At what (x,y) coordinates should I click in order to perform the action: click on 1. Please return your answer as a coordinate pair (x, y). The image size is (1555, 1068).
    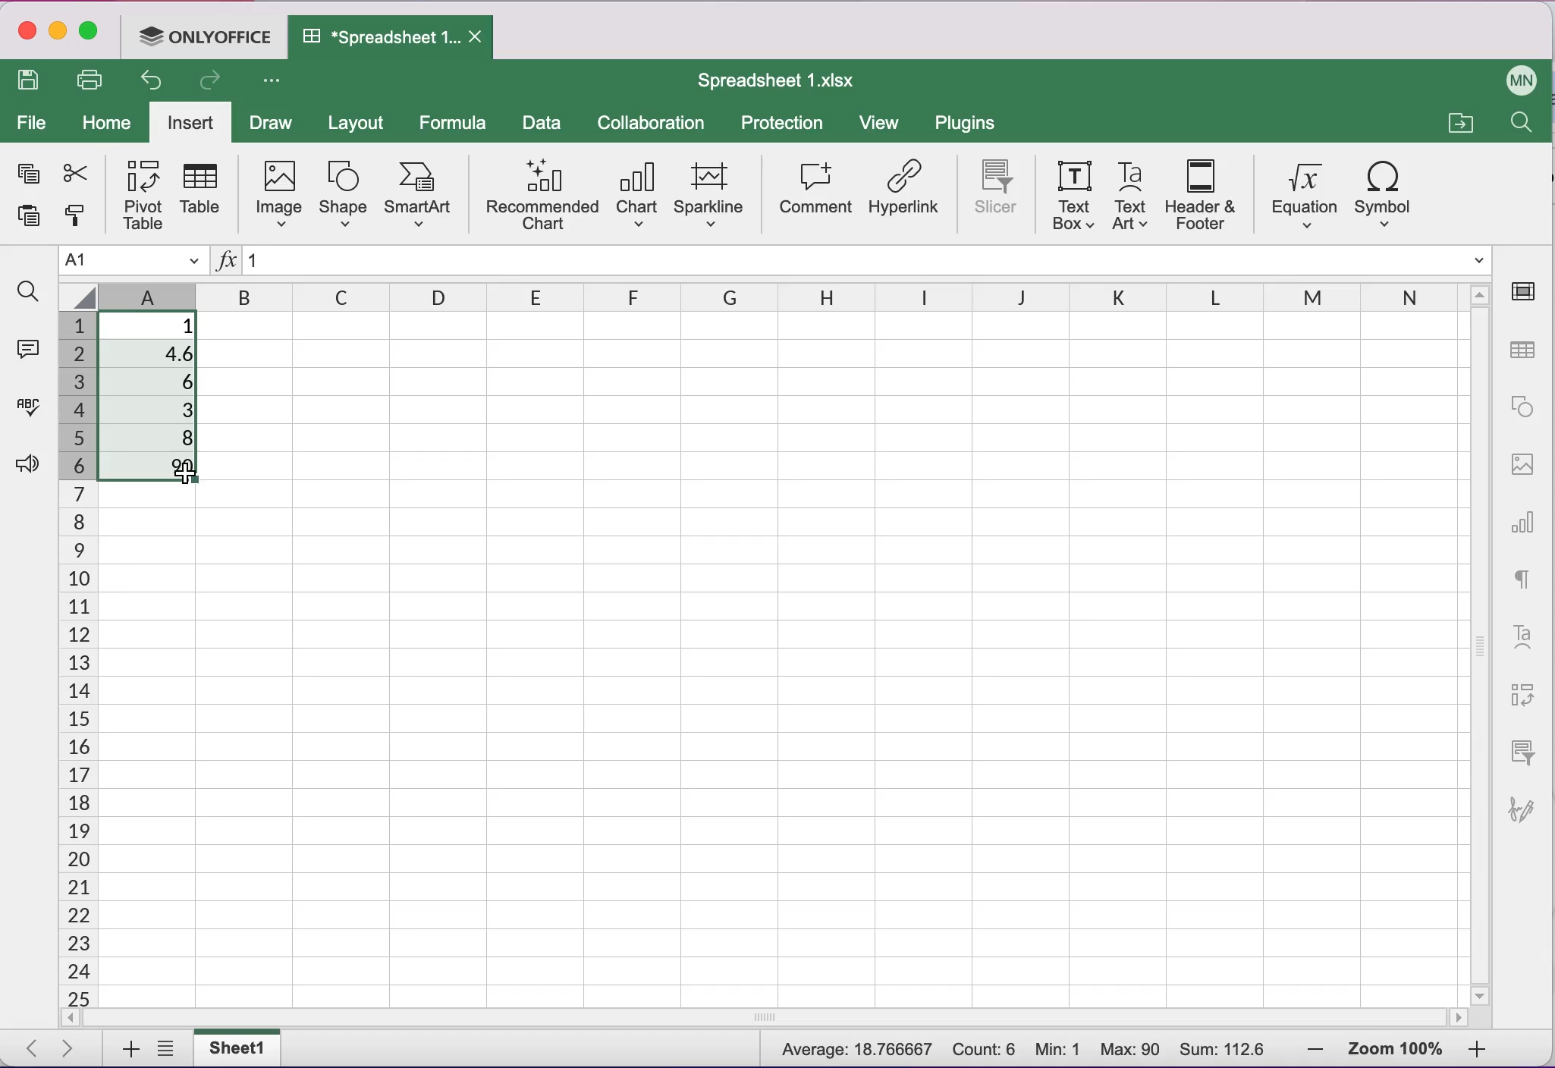
    Looking at the image, I should click on (258, 260).